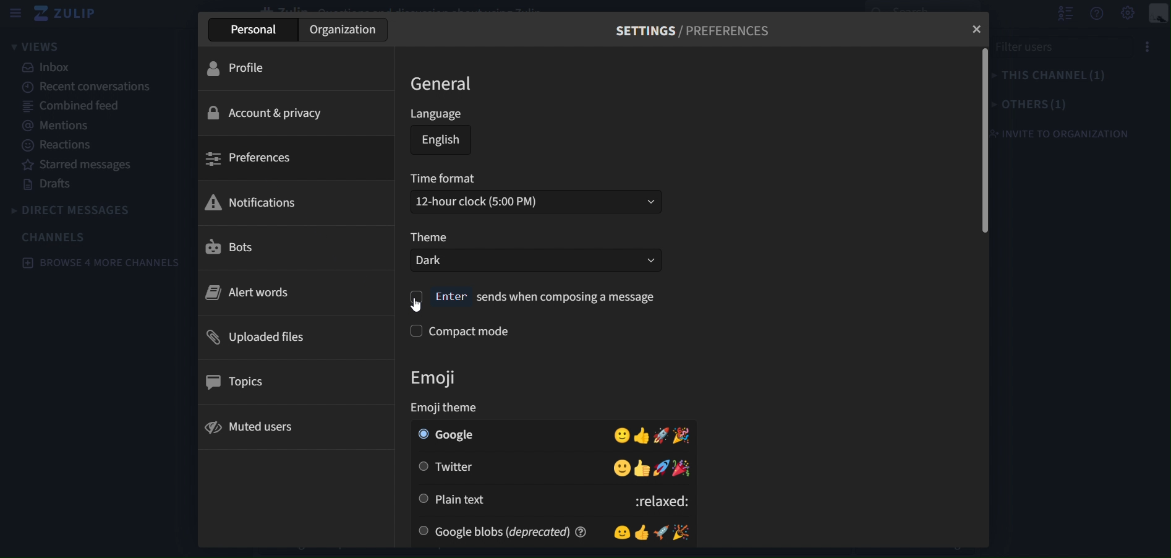 The image size is (1171, 558). What do you see at coordinates (37, 46) in the screenshot?
I see `view` at bounding box center [37, 46].